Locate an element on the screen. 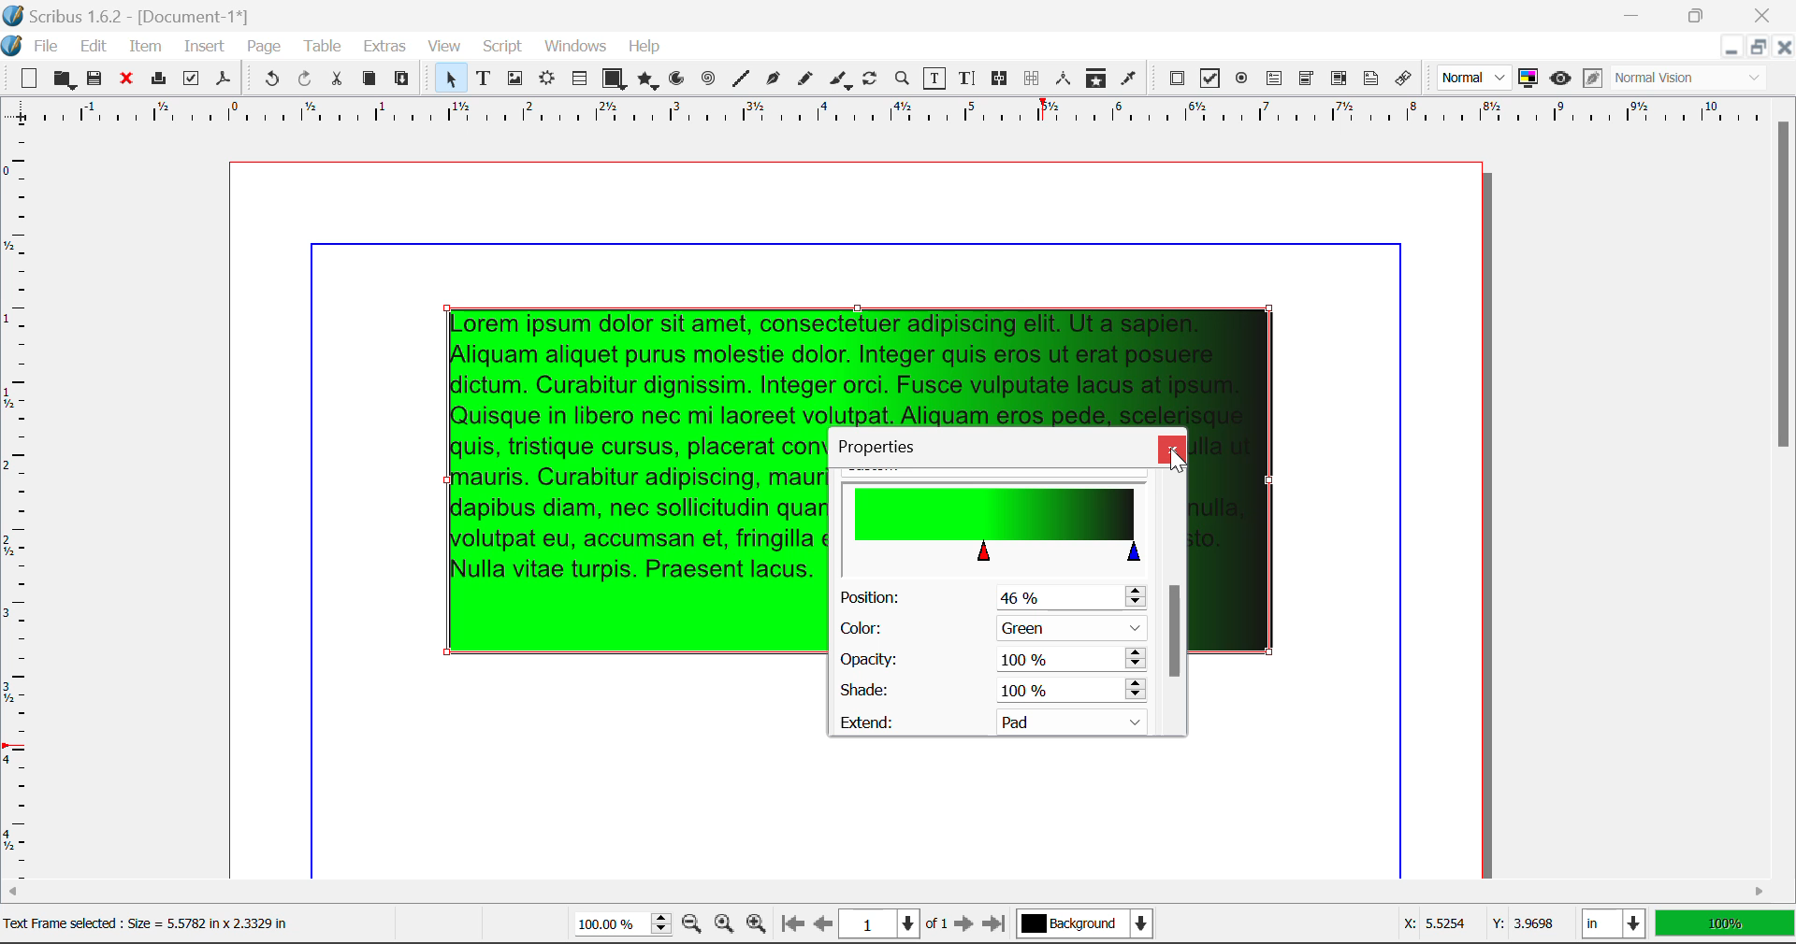  PDF List Box is located at coordinates (1340, 79).